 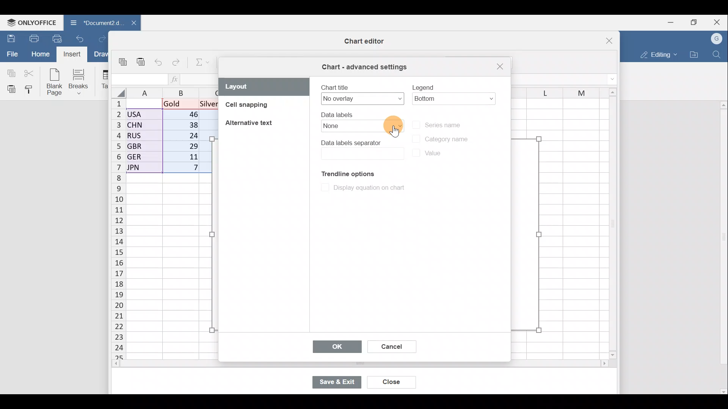 I want to click on Undo, so click(x=82, y=38).